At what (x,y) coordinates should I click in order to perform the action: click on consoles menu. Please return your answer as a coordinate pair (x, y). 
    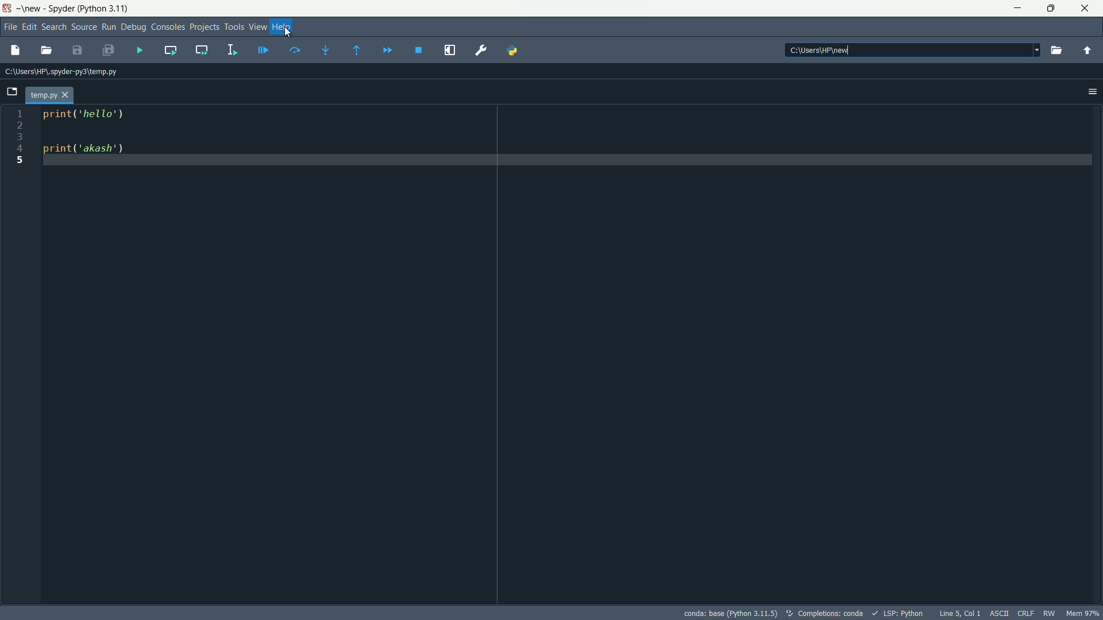
    Looking at the image, I should click on (168, 27).